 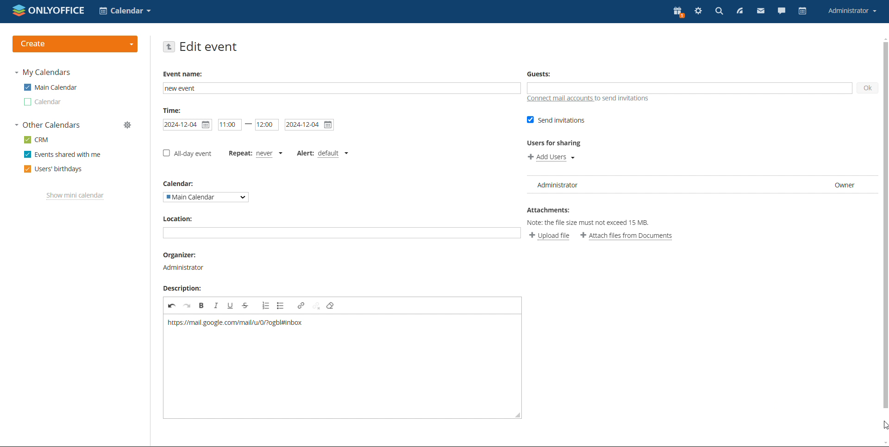 What do you see at coordinates (184, 287) in the screenshot?
I see `Description:` at bounding box center [184, 287].